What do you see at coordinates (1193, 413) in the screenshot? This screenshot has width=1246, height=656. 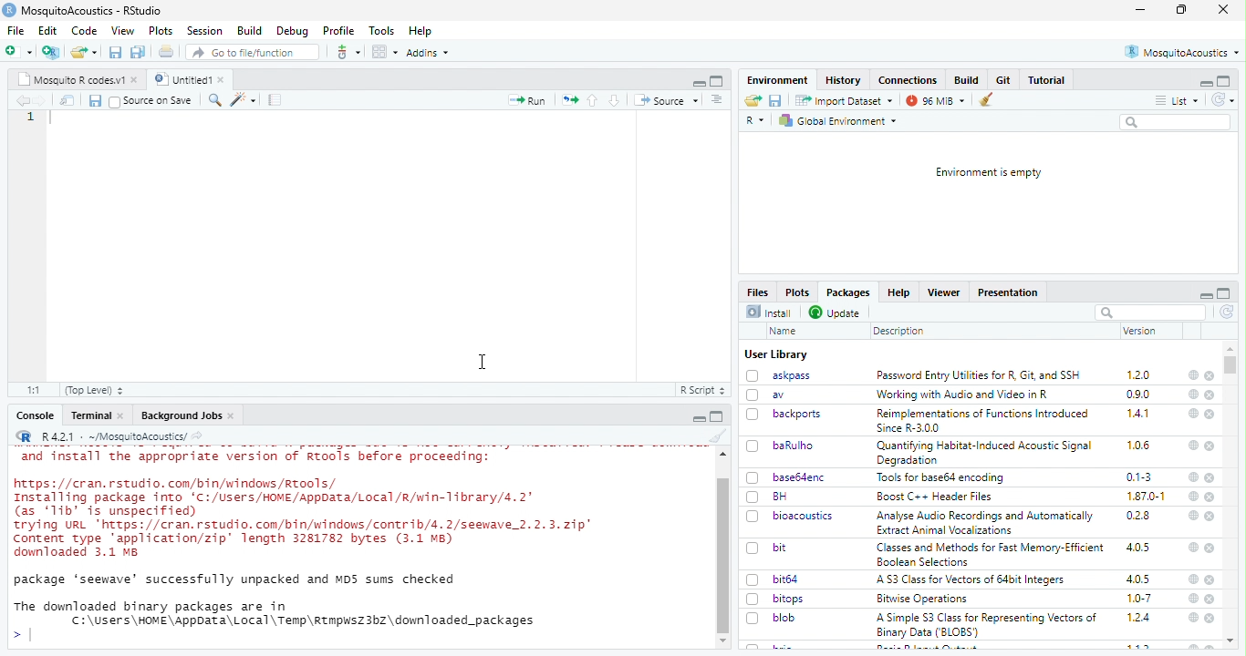 I see `web` at bounding box center [1193, 413].